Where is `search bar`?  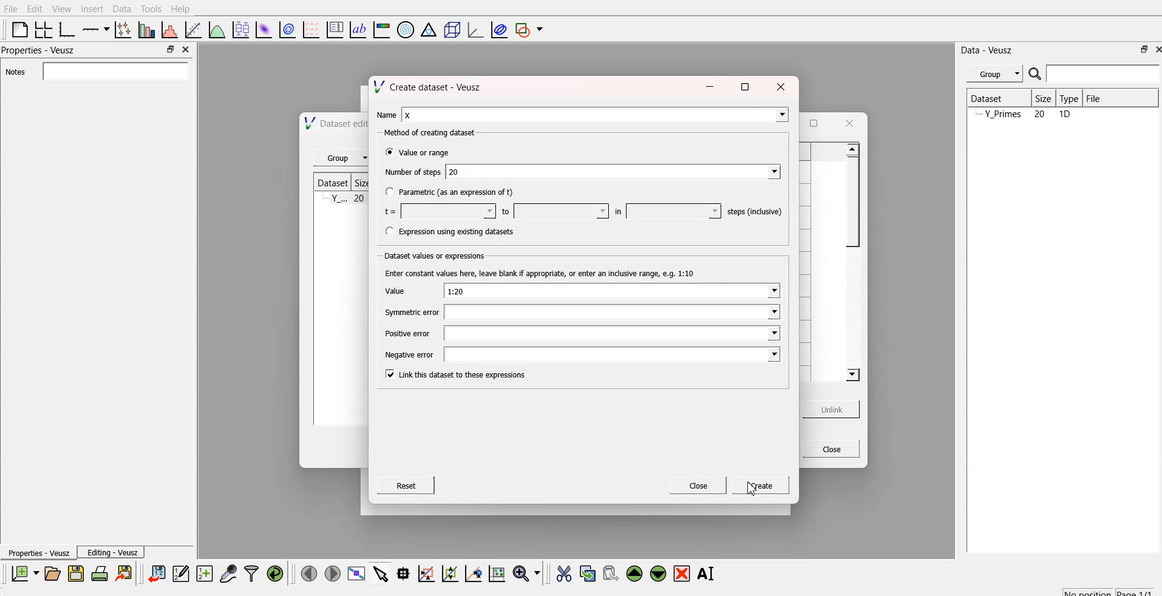 search bar is located at coordinates (1104, 73).